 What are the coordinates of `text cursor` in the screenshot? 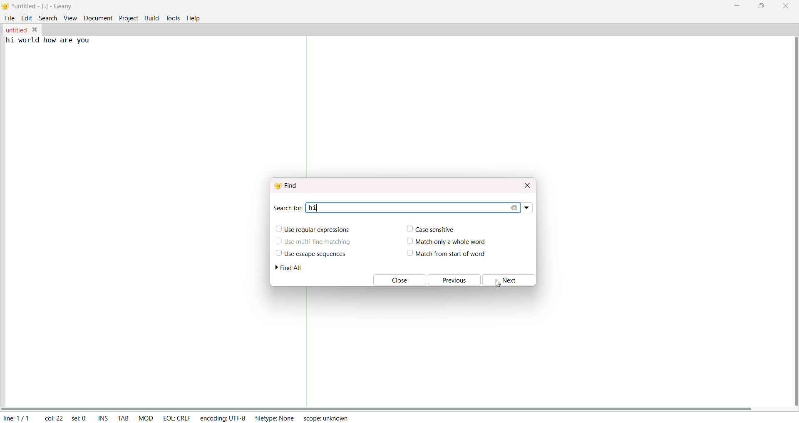 It's located at (319, 206).